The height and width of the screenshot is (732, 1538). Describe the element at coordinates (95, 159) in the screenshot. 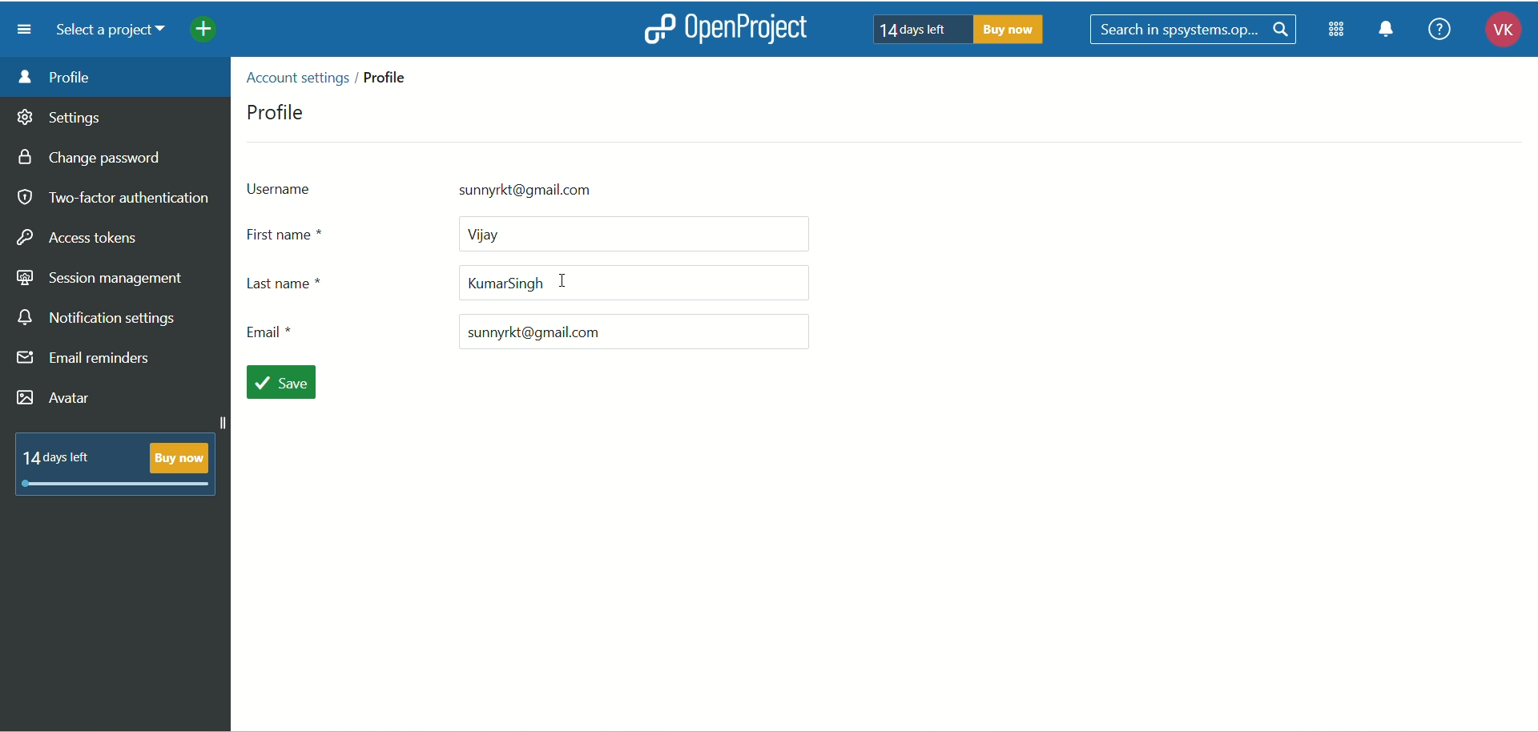

I see `change password` at that location.